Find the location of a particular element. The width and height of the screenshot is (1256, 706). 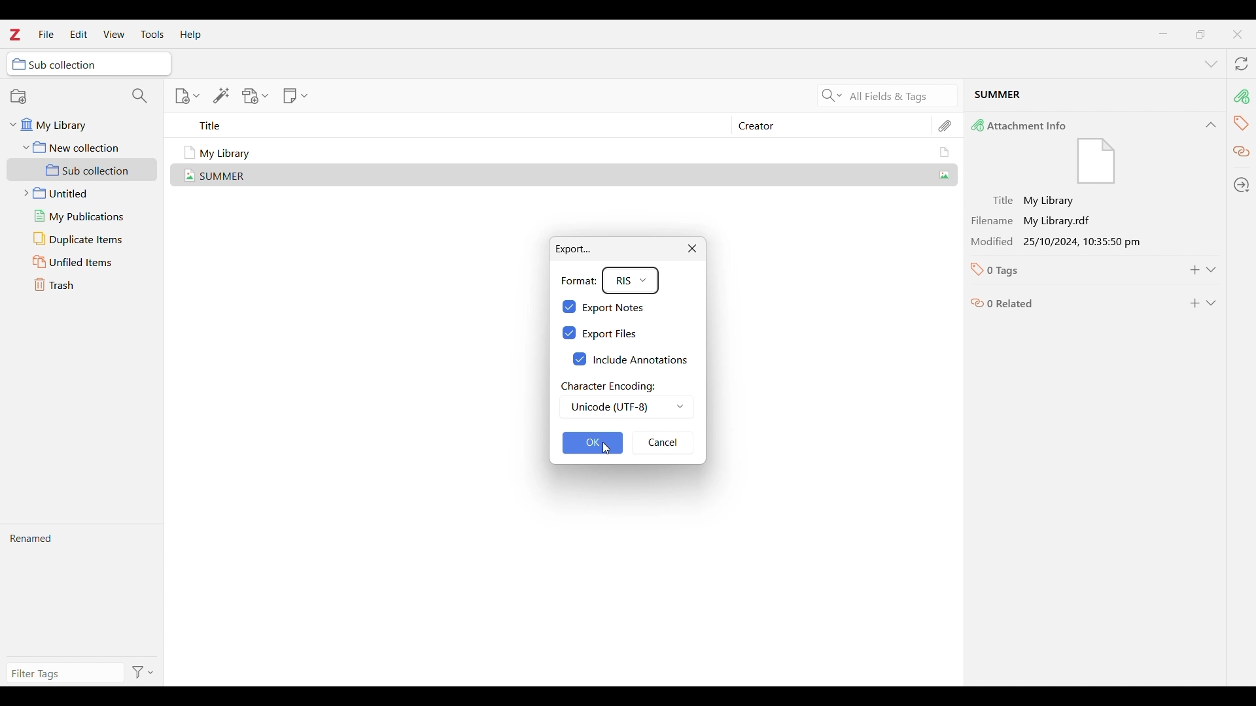

Current selected file is located at coordinates (1094, 97).